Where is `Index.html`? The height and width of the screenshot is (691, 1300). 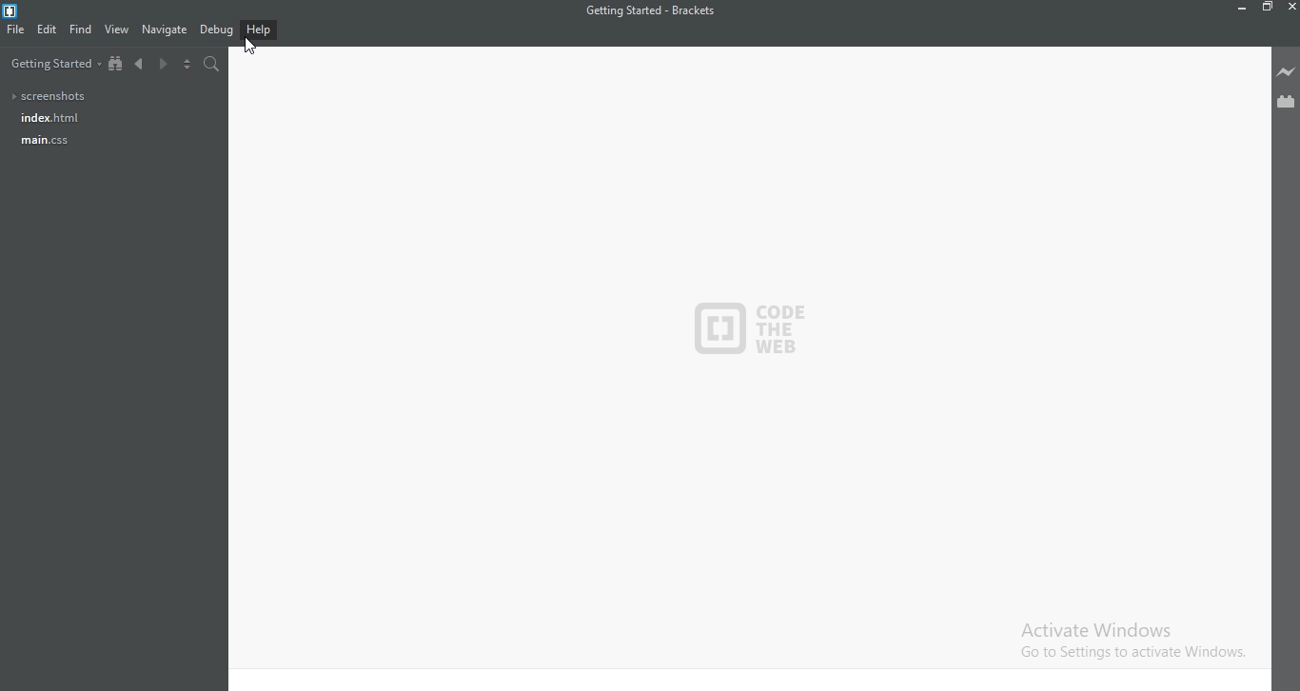
Index.html is located at coordinates (56, 119).